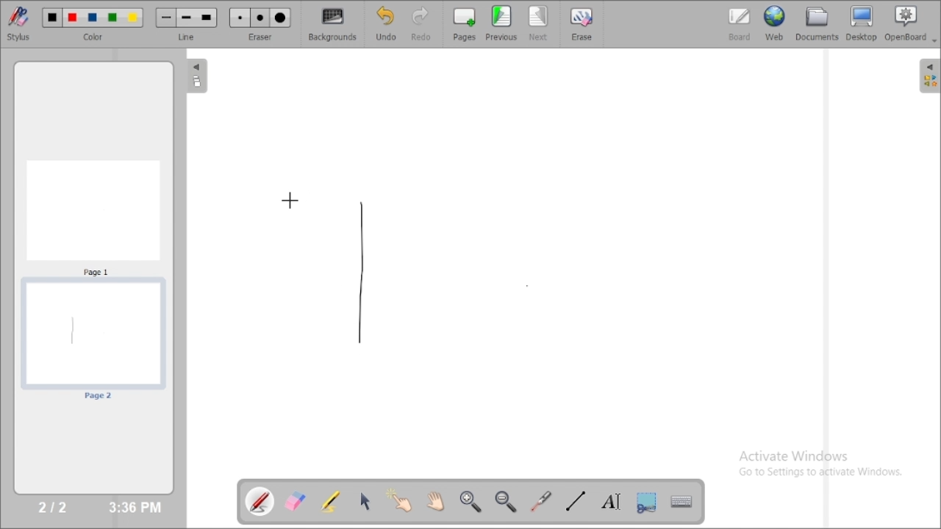 The image size is (941, 529). Describe the element at coordinates (133, 18) in the screenshot. I see `Color 5` at that location.